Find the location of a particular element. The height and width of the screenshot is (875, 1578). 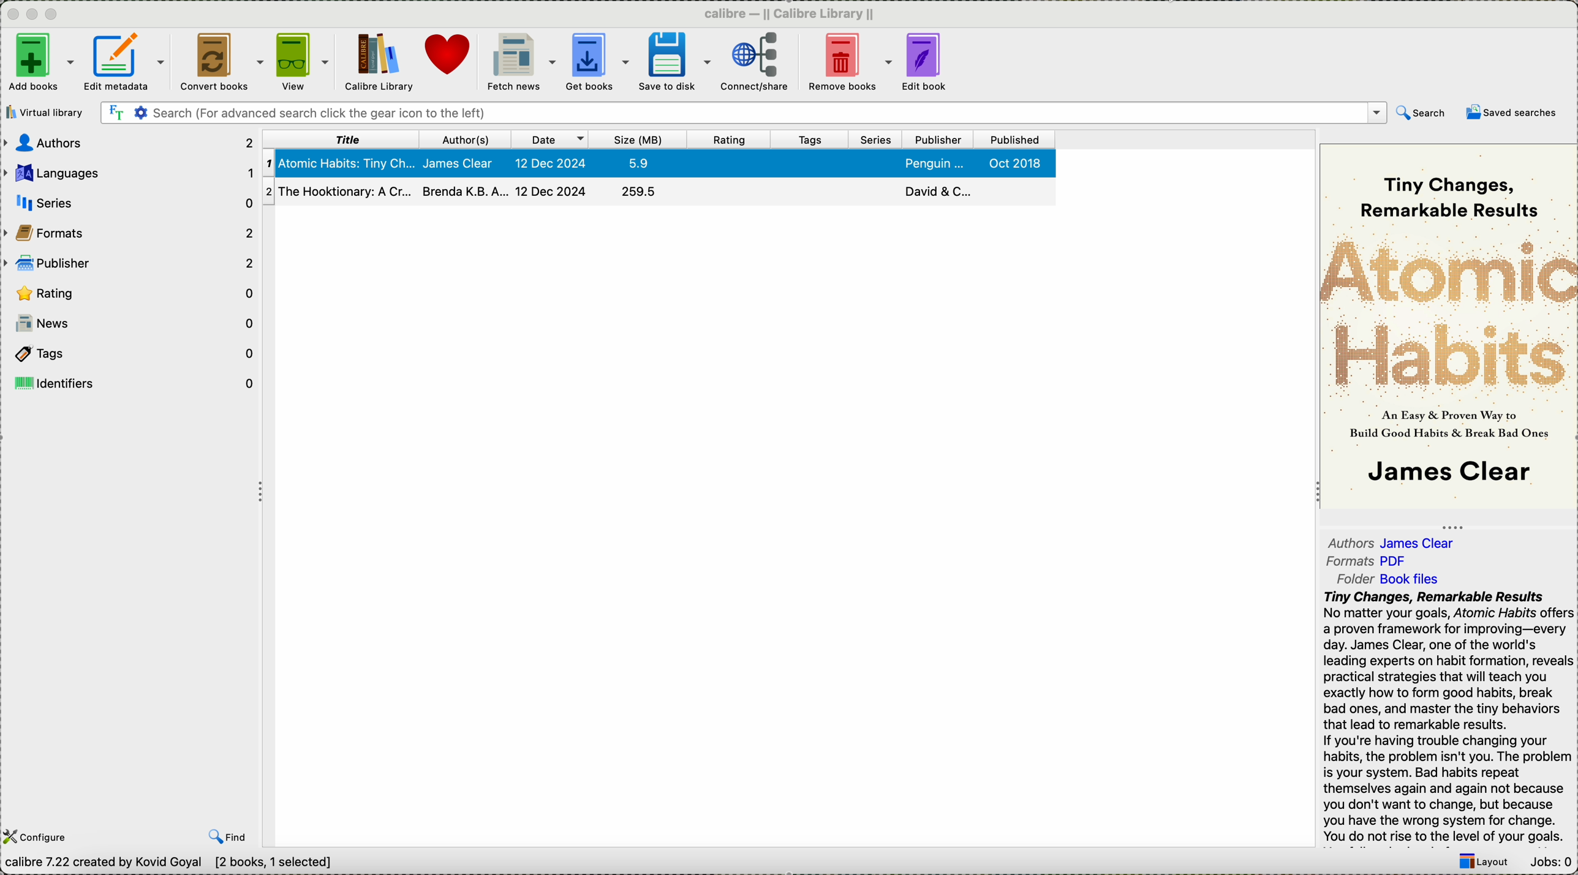

Jobs: 0 is located at coordinates (1549, 861).